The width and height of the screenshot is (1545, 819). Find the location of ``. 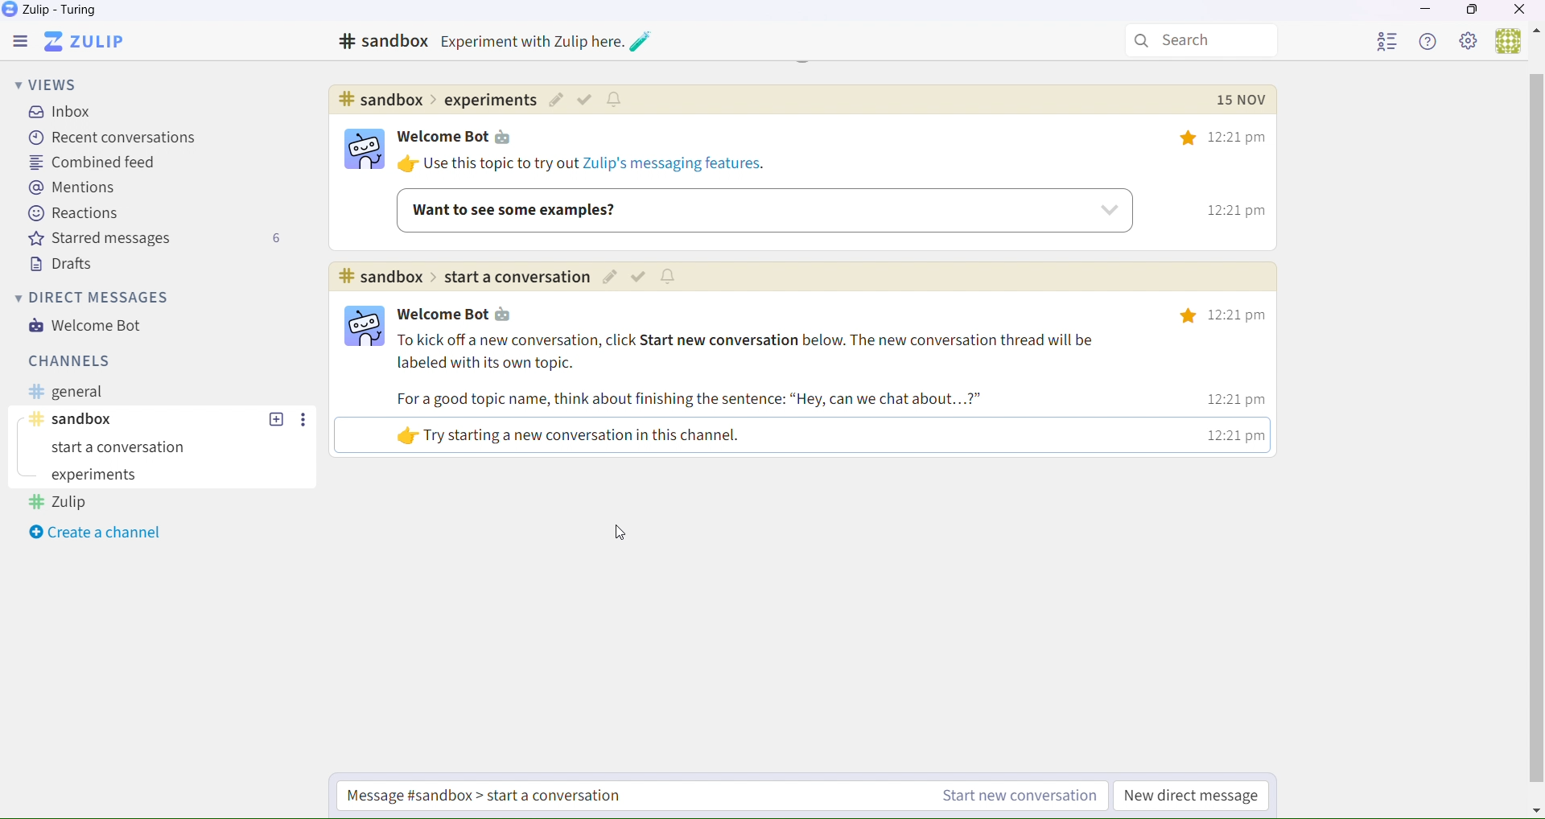

 is located at coordinates (1535, 809).